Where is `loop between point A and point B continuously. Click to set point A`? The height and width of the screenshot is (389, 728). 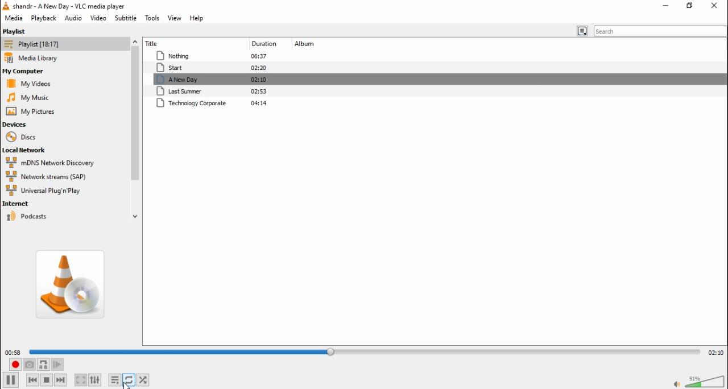 loop between point A and point B continuously. Click to set point A is located at coordinates (44, 364).